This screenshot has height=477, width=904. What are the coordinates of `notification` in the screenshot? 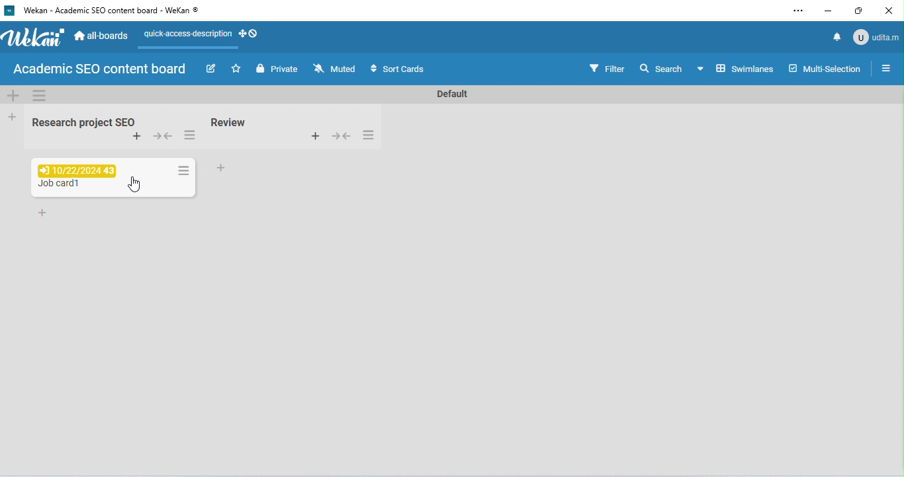 It's located at (835, 36).